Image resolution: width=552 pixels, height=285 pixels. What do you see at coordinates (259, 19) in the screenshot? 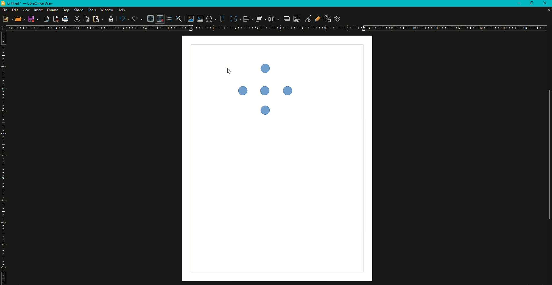
I see `Arrange` at bounding box center [259, 19].